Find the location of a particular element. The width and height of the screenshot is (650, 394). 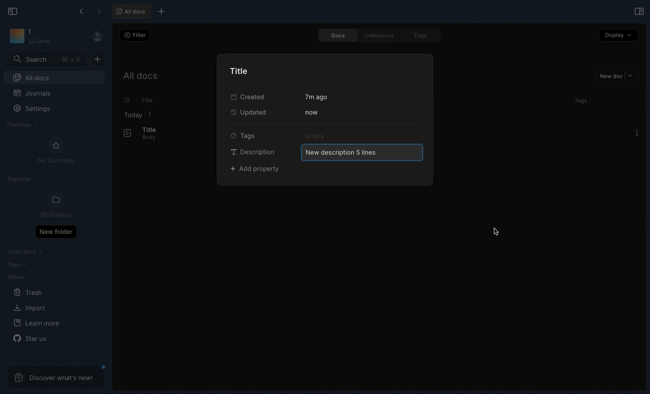

Journals is located at coordinates (33, 94).